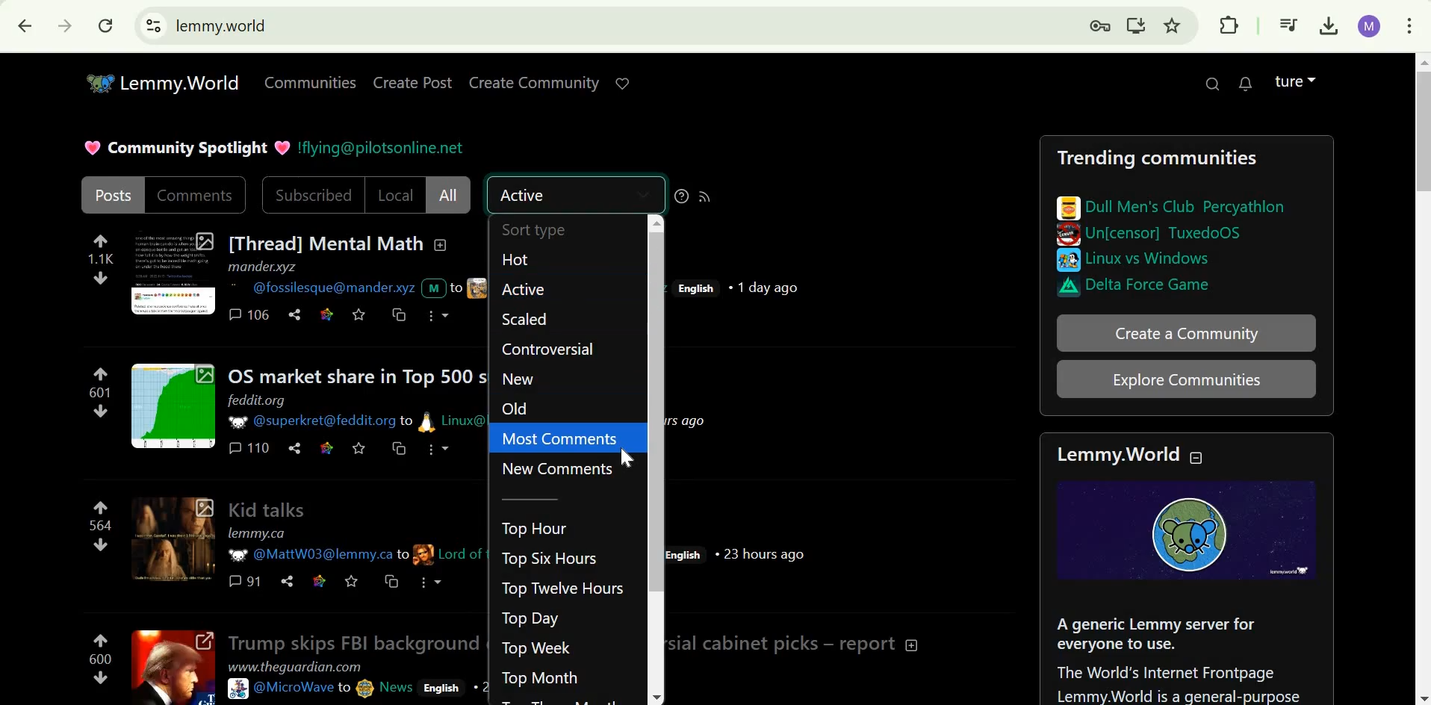 This screenshot has height=705, width=1431. I want to click on View site information, so click(153, 25).